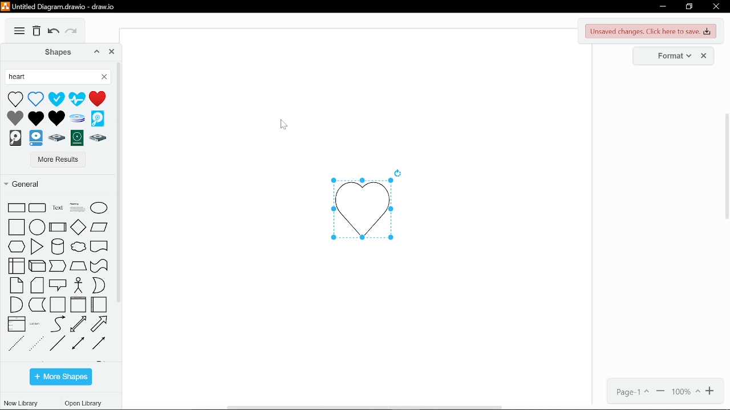 Image resolution: width=730 pixels, height=410 pixels. Describe the element at coordinates (58, 343) in the screenshot. I see `line` at that location.